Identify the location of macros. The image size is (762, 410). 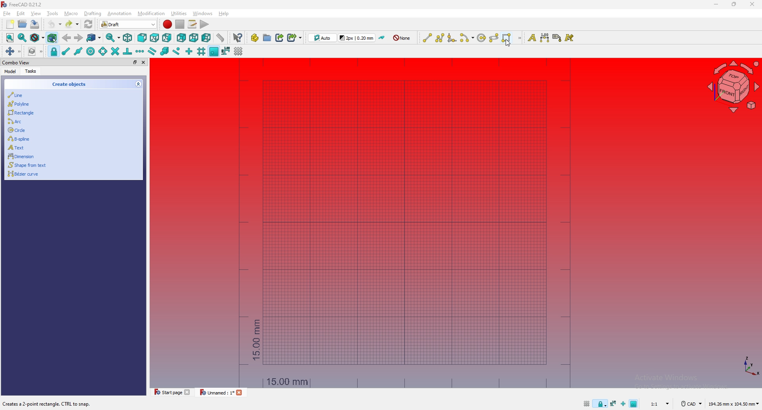
(192, 24).